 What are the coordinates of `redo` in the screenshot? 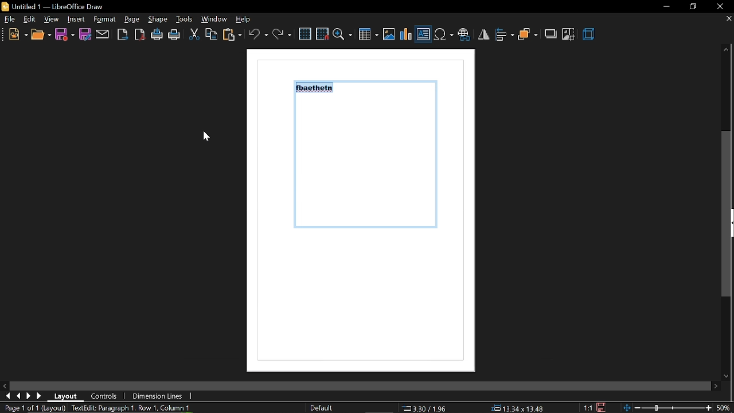 It's located at (282, 34).